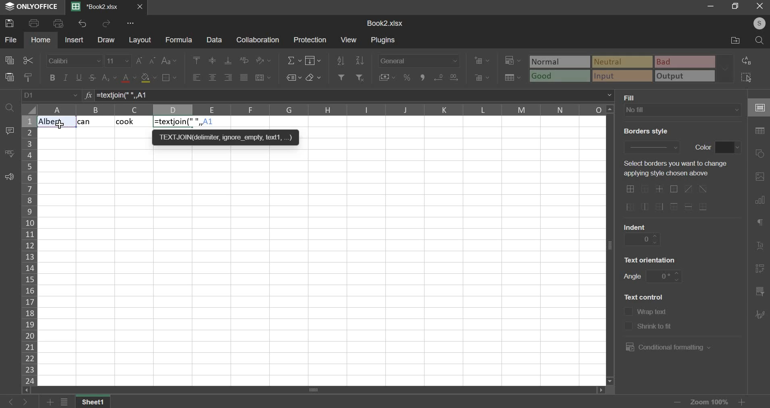 This screenshot has height=408, width=770. What do you see at coordinates (759, 293) in the screenshot?
I see `slicer` at bounding box center [759, 293].